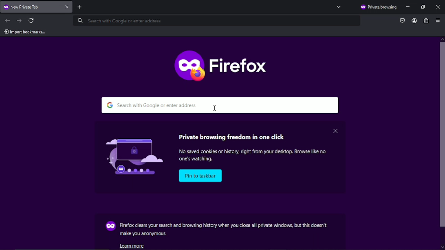 The width and height of the screenshot is (445, 250). Describe the element at coordinates (256, 156) in the screenshot. I see `No saved cookies or history, right from your desktop. Browse like no one's watching.` at that location.